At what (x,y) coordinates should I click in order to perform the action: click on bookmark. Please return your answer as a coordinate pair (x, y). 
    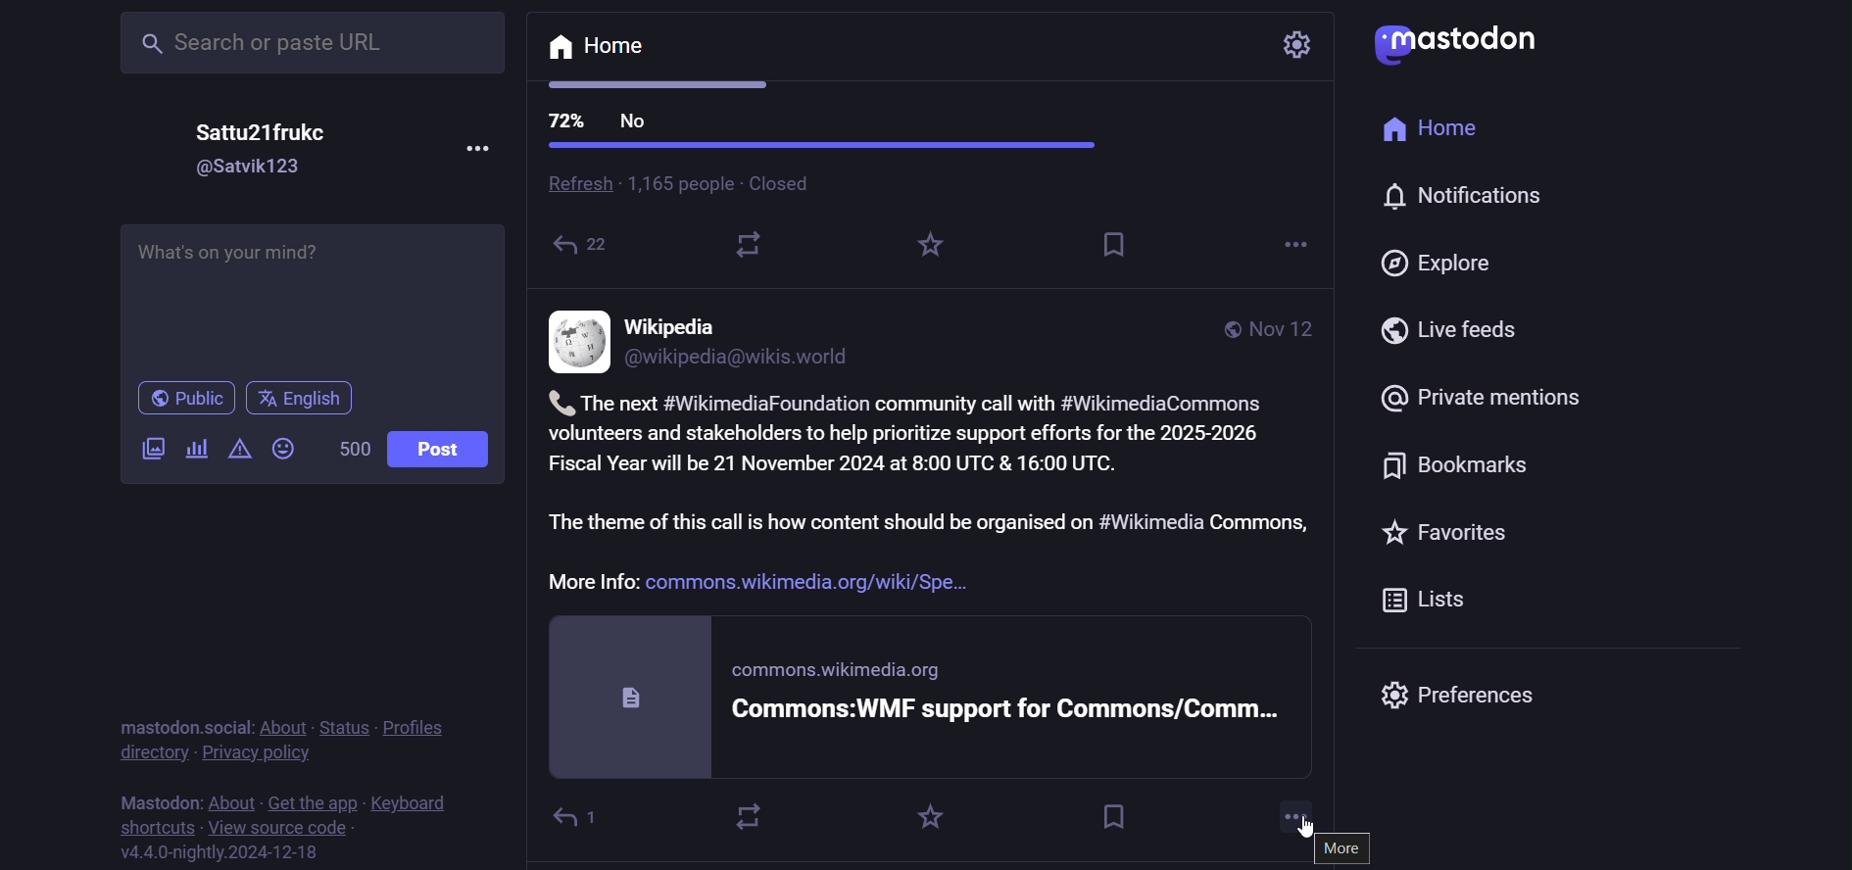
    Looking at the image, I should click on (1112, 815).